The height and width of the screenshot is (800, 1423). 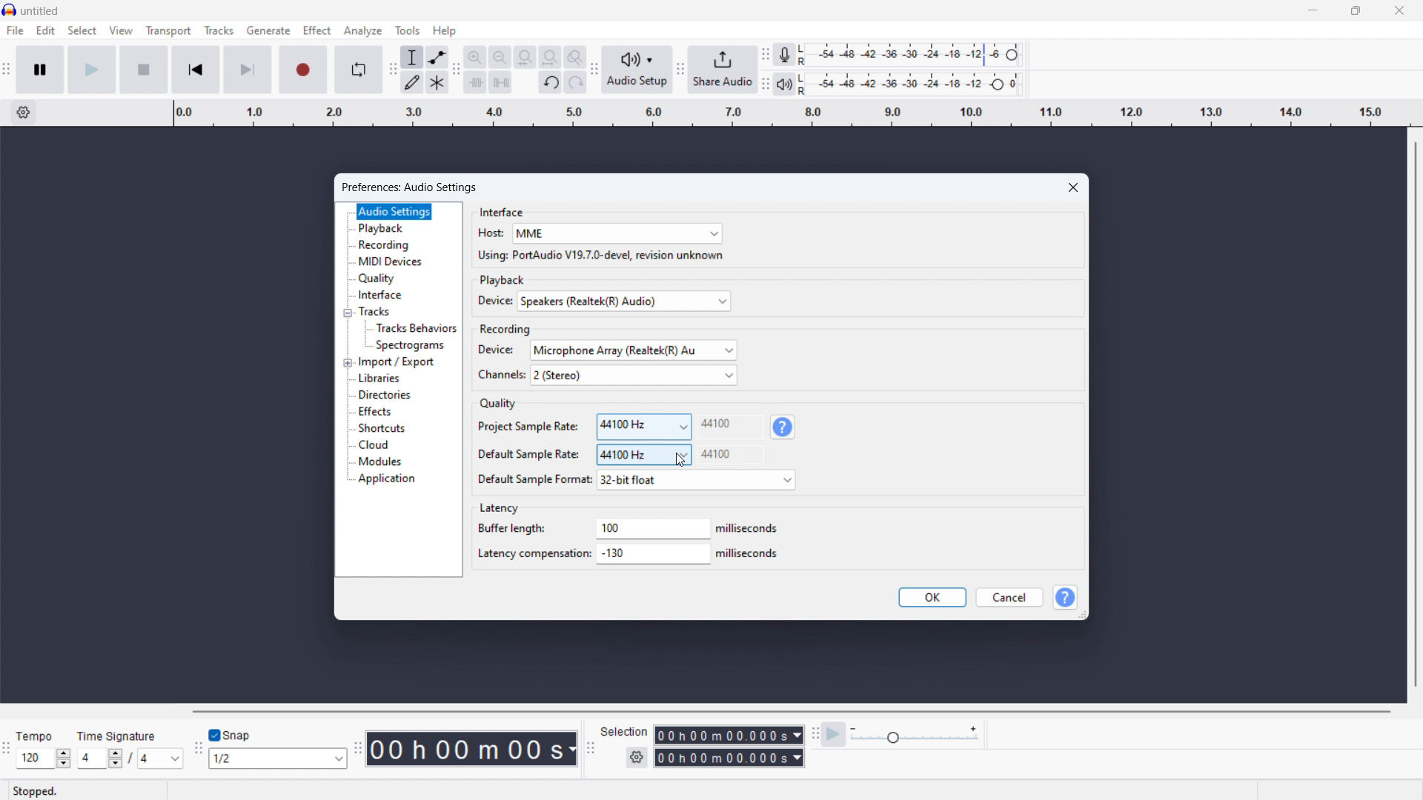 What do you see at coordinates (359, 69) in the screenshot?
I see `enable loop` at bounding box center [359, 69].